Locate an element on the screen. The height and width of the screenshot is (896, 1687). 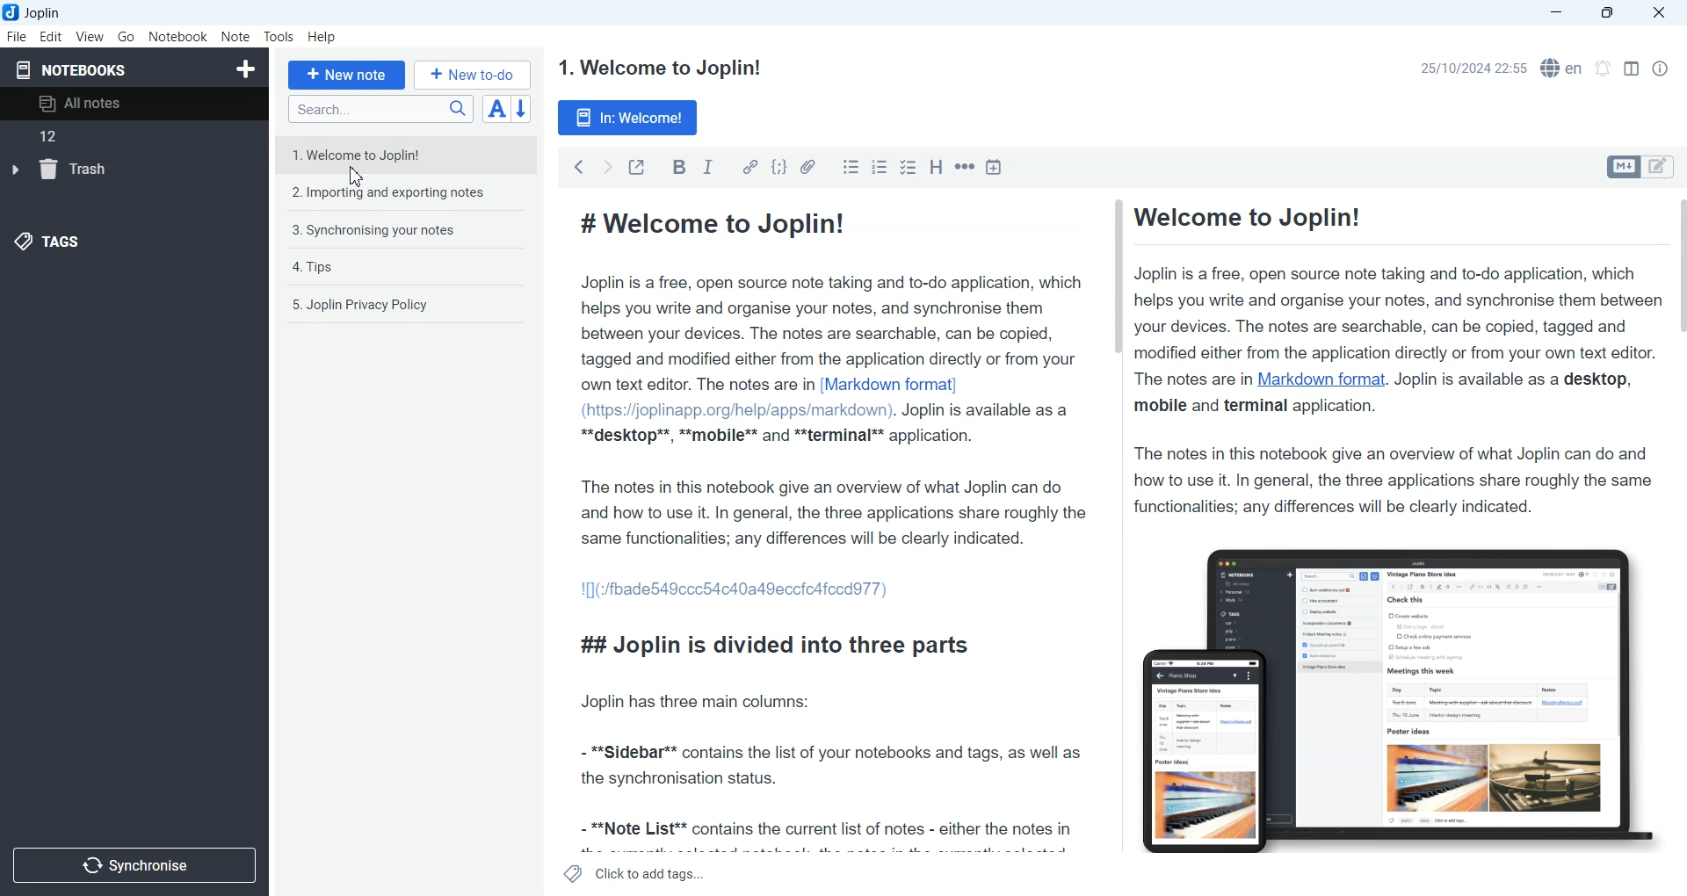
Code is located at coordinates (779, 167).